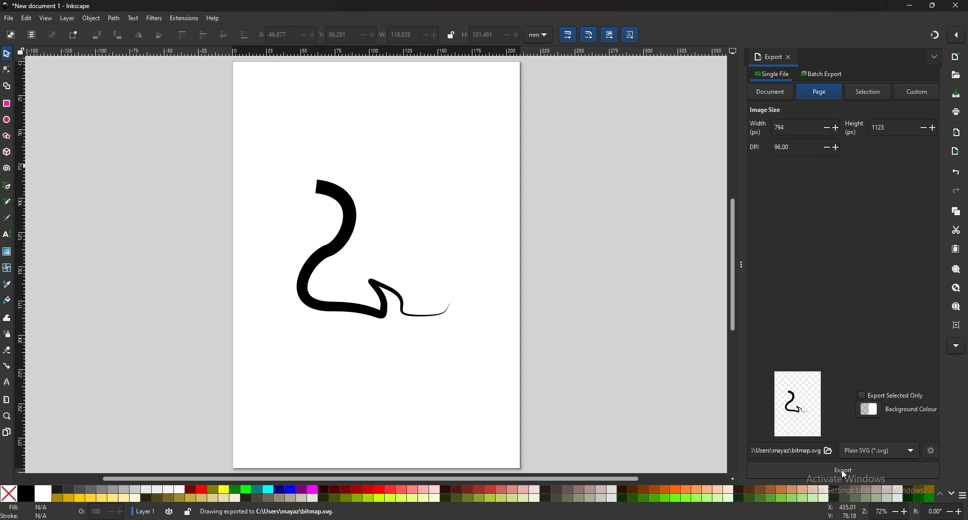 This screenshot has height=520, width=968. Describe the element at coordinates (7, 152) in the screenshot. I see `3d box` at that location.